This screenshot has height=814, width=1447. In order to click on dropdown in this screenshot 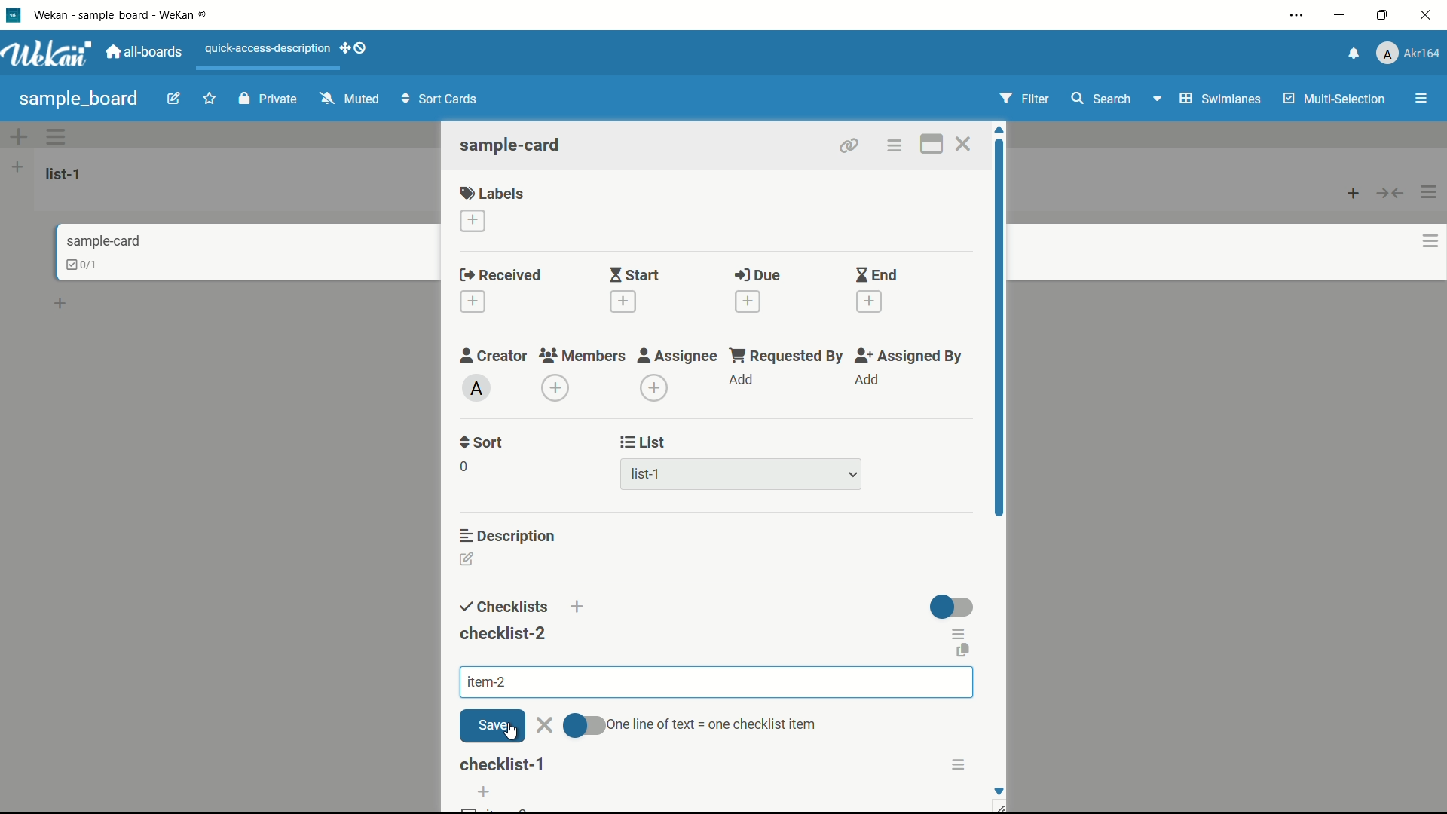, I will do `click(1156, 102)`.